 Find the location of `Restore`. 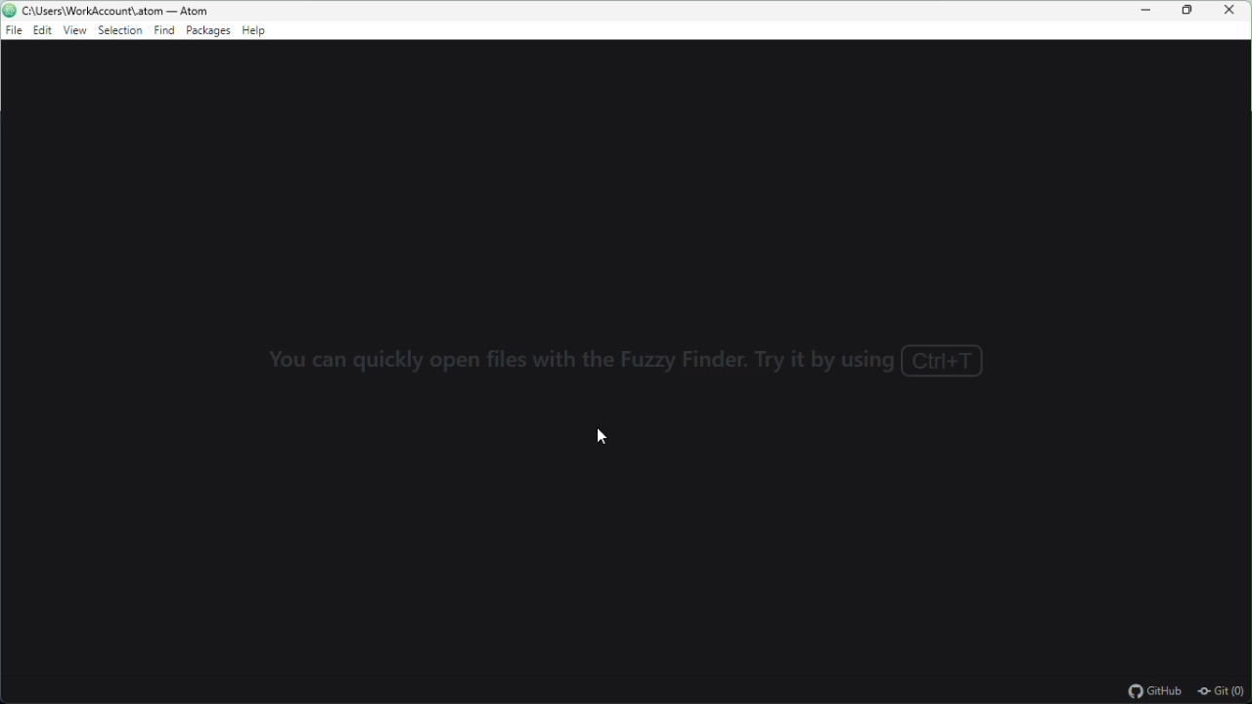

Restore is located at coordinates (1190, 11).